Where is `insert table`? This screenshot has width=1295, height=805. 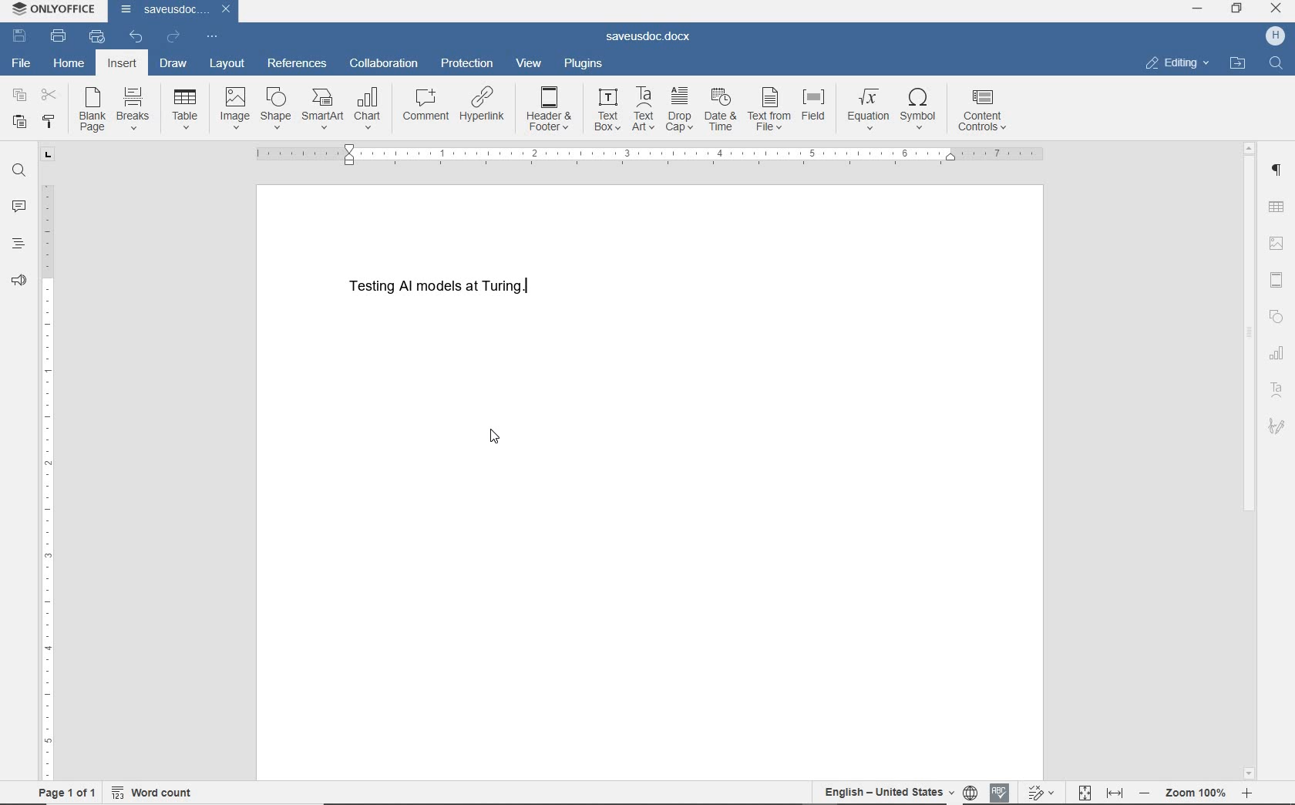
insert table is located at coordinates (1277, 207).